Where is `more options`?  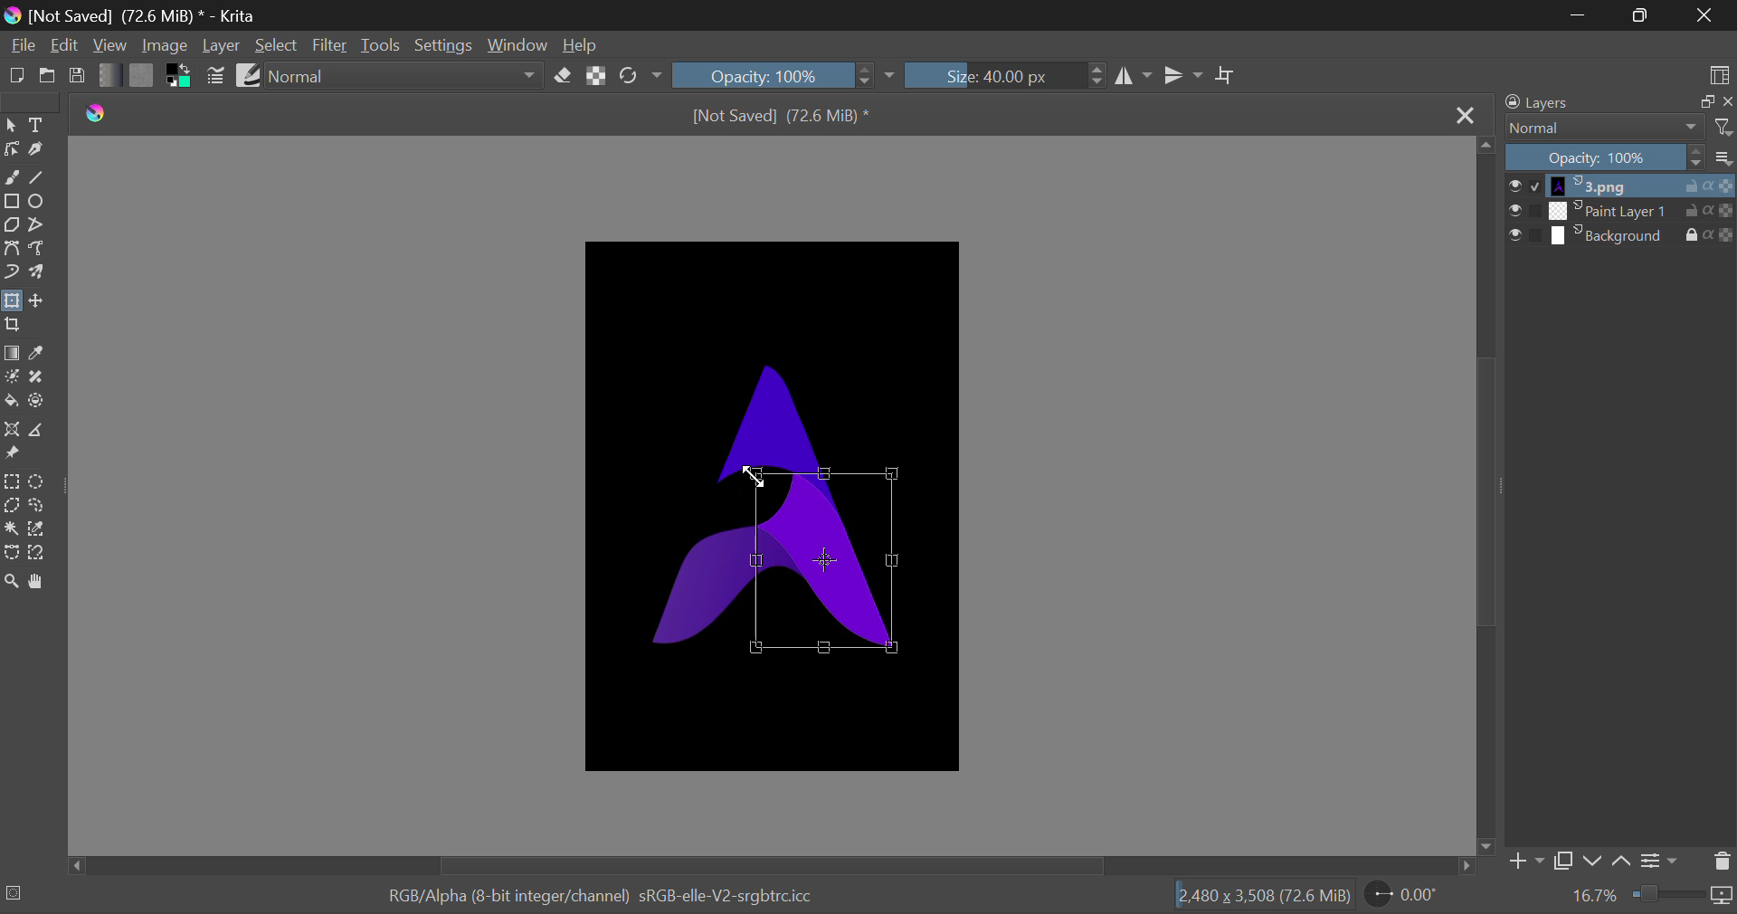 more options is located at coordinates (1722, 159).